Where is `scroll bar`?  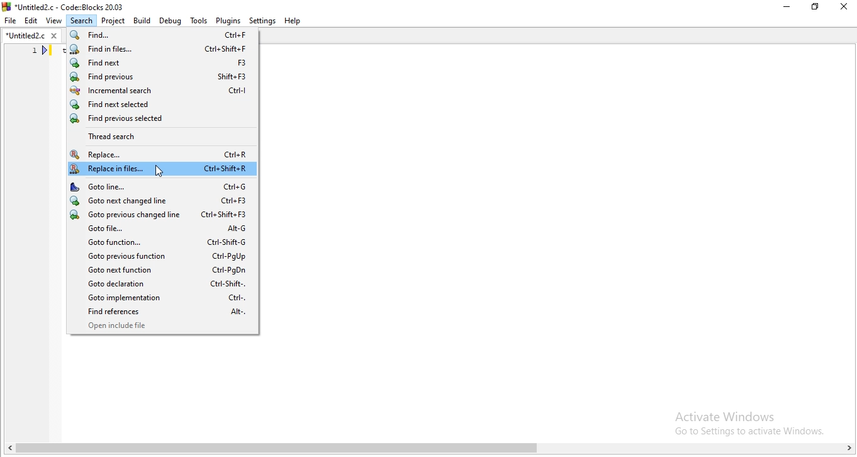 scroll bar is located at coordinates (428, 449).